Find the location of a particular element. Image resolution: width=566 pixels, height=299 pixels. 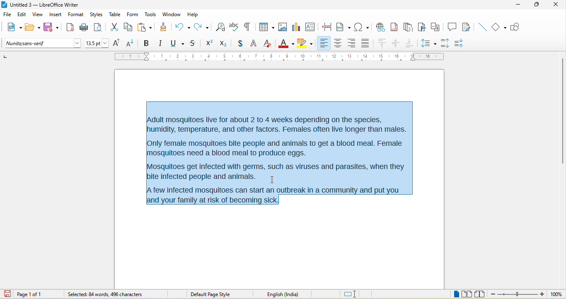

tools is located at coordinates (150, 15).